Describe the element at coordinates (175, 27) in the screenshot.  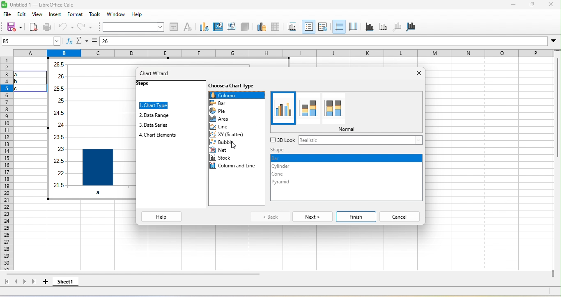
I see `format selection` at that location.